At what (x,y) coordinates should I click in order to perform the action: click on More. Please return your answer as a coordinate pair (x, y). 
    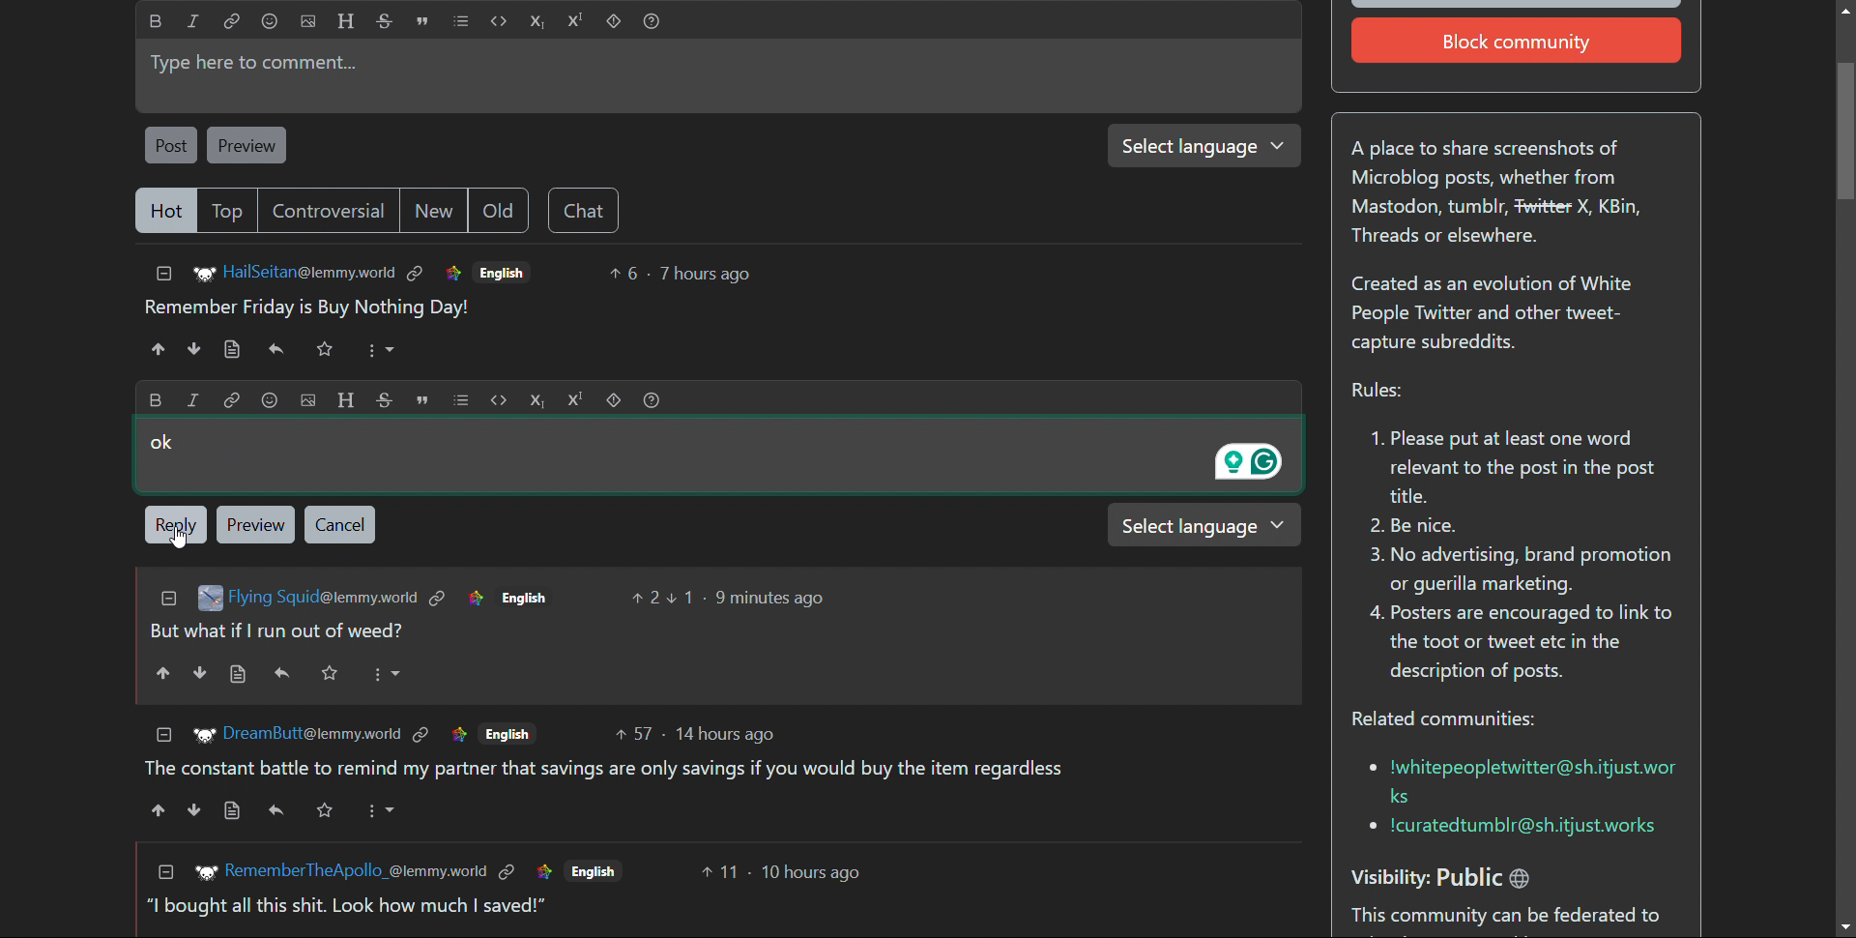
    Looking at the image, I should click on (379, 350).